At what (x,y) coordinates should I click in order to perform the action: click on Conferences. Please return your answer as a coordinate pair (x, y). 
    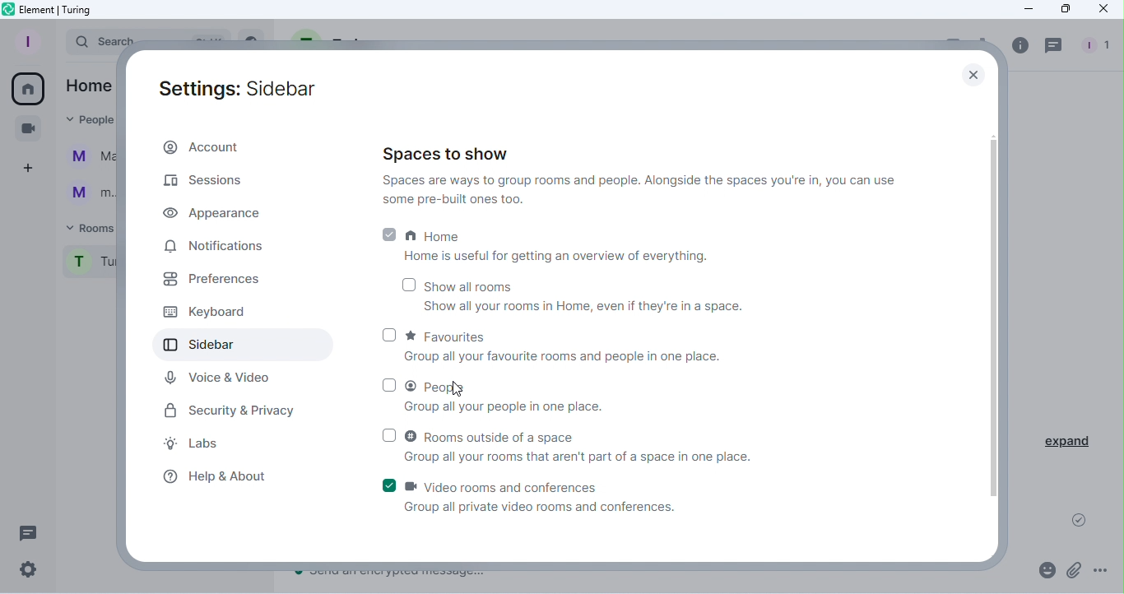
    Looking at the image, I should click on (27, 127).